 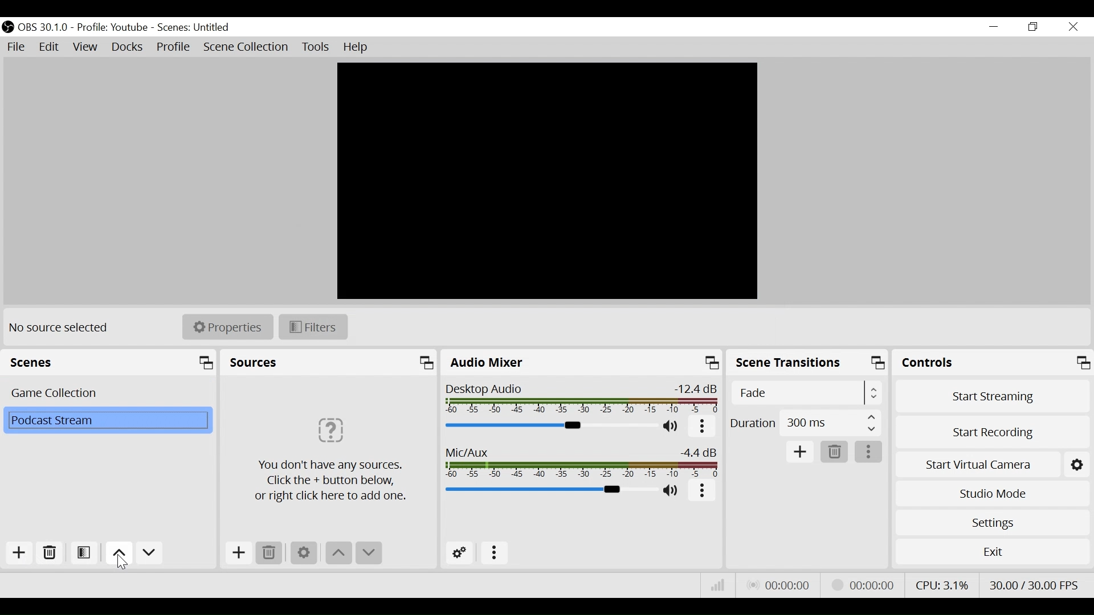 I want to click on Mic/Aux, so click(x=583, y=462).